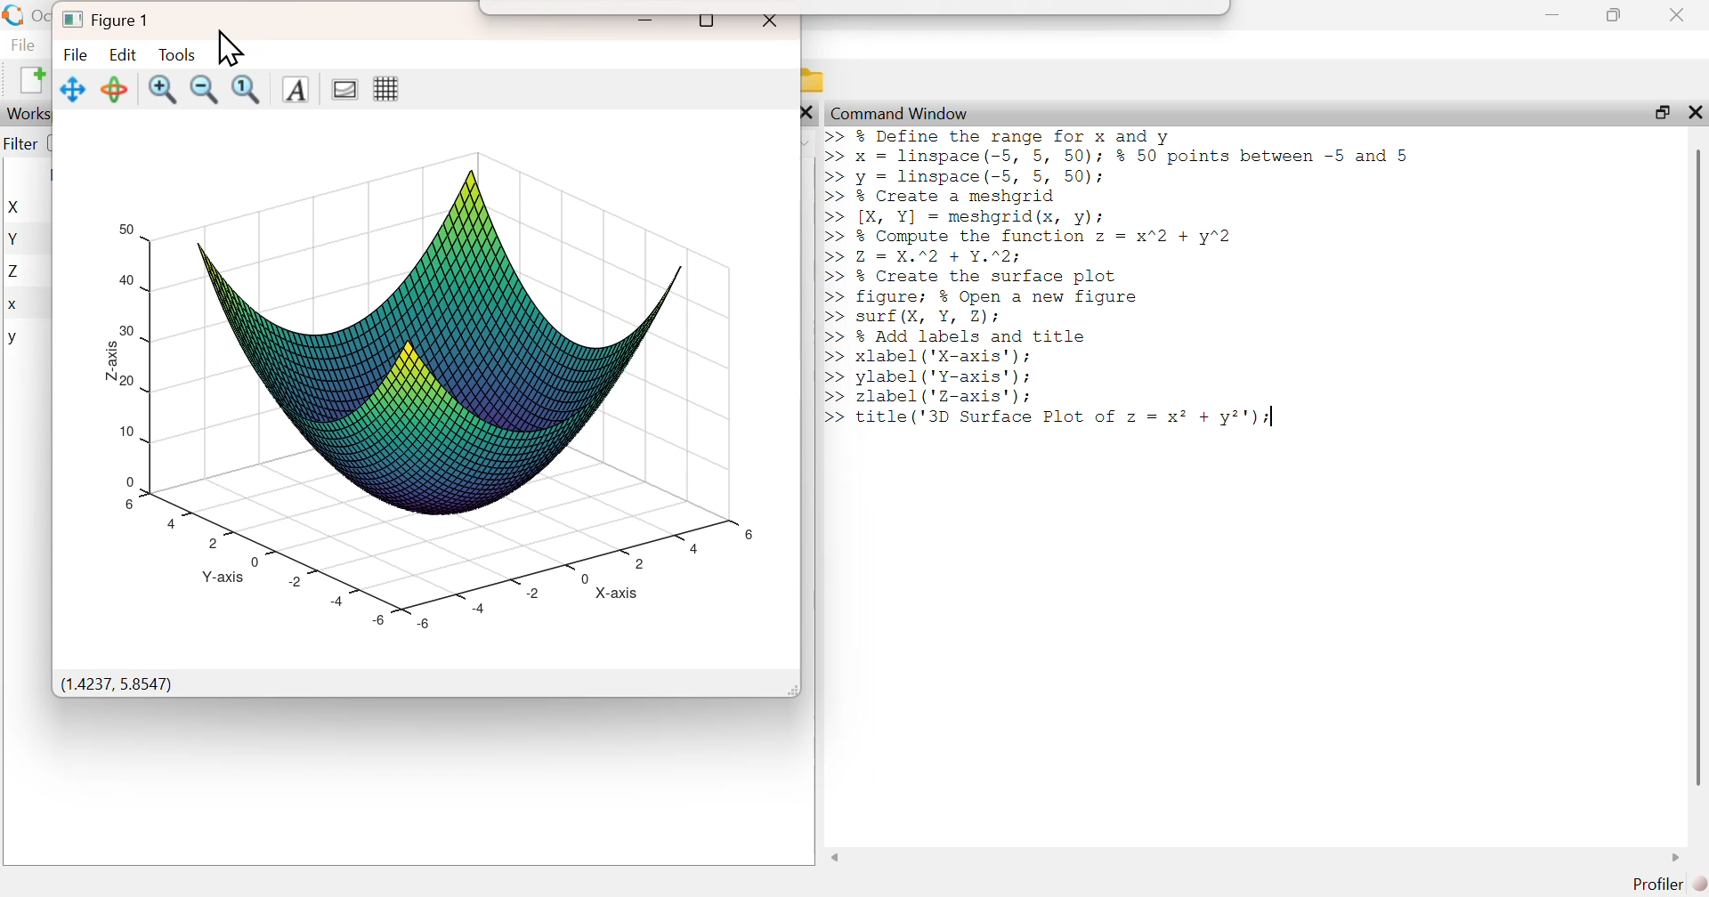 This screenshot has height=897, width=1709. I want to click on Z, so click(16, 272).